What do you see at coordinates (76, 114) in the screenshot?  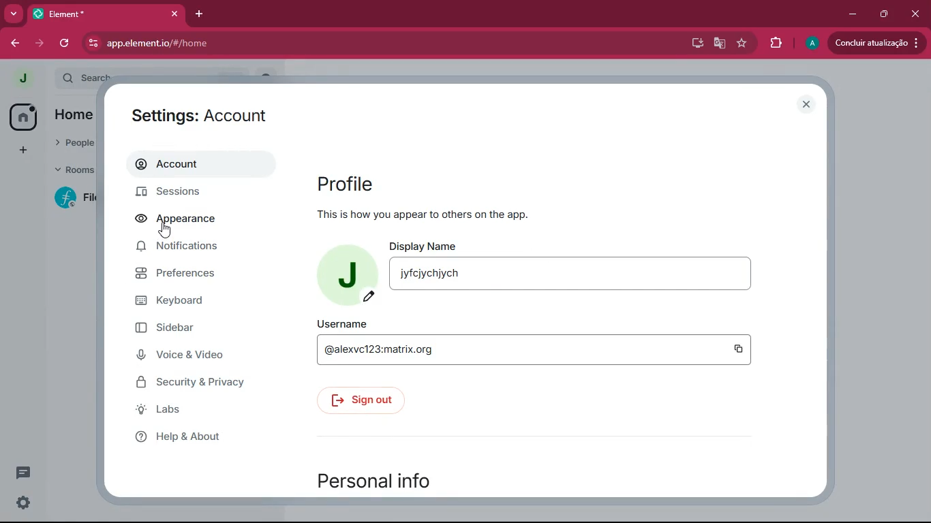 I see `home` at bounding box center [76, 114].